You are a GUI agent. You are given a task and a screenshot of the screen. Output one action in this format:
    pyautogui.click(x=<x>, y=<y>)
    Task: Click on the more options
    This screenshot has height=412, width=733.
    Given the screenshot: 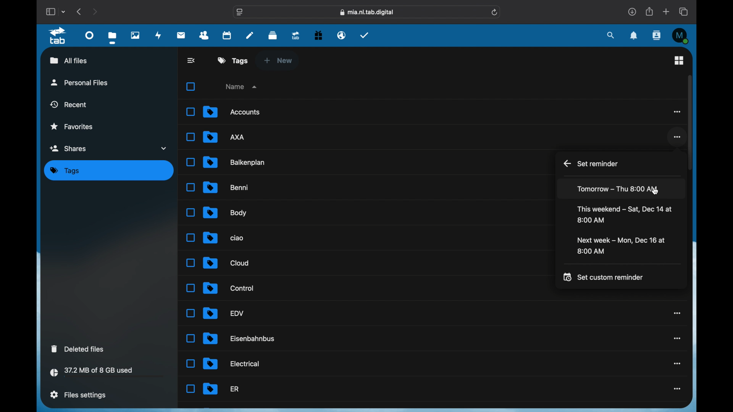 What is the action you would take?
    pyautogui.click(x=676, y=137)
    